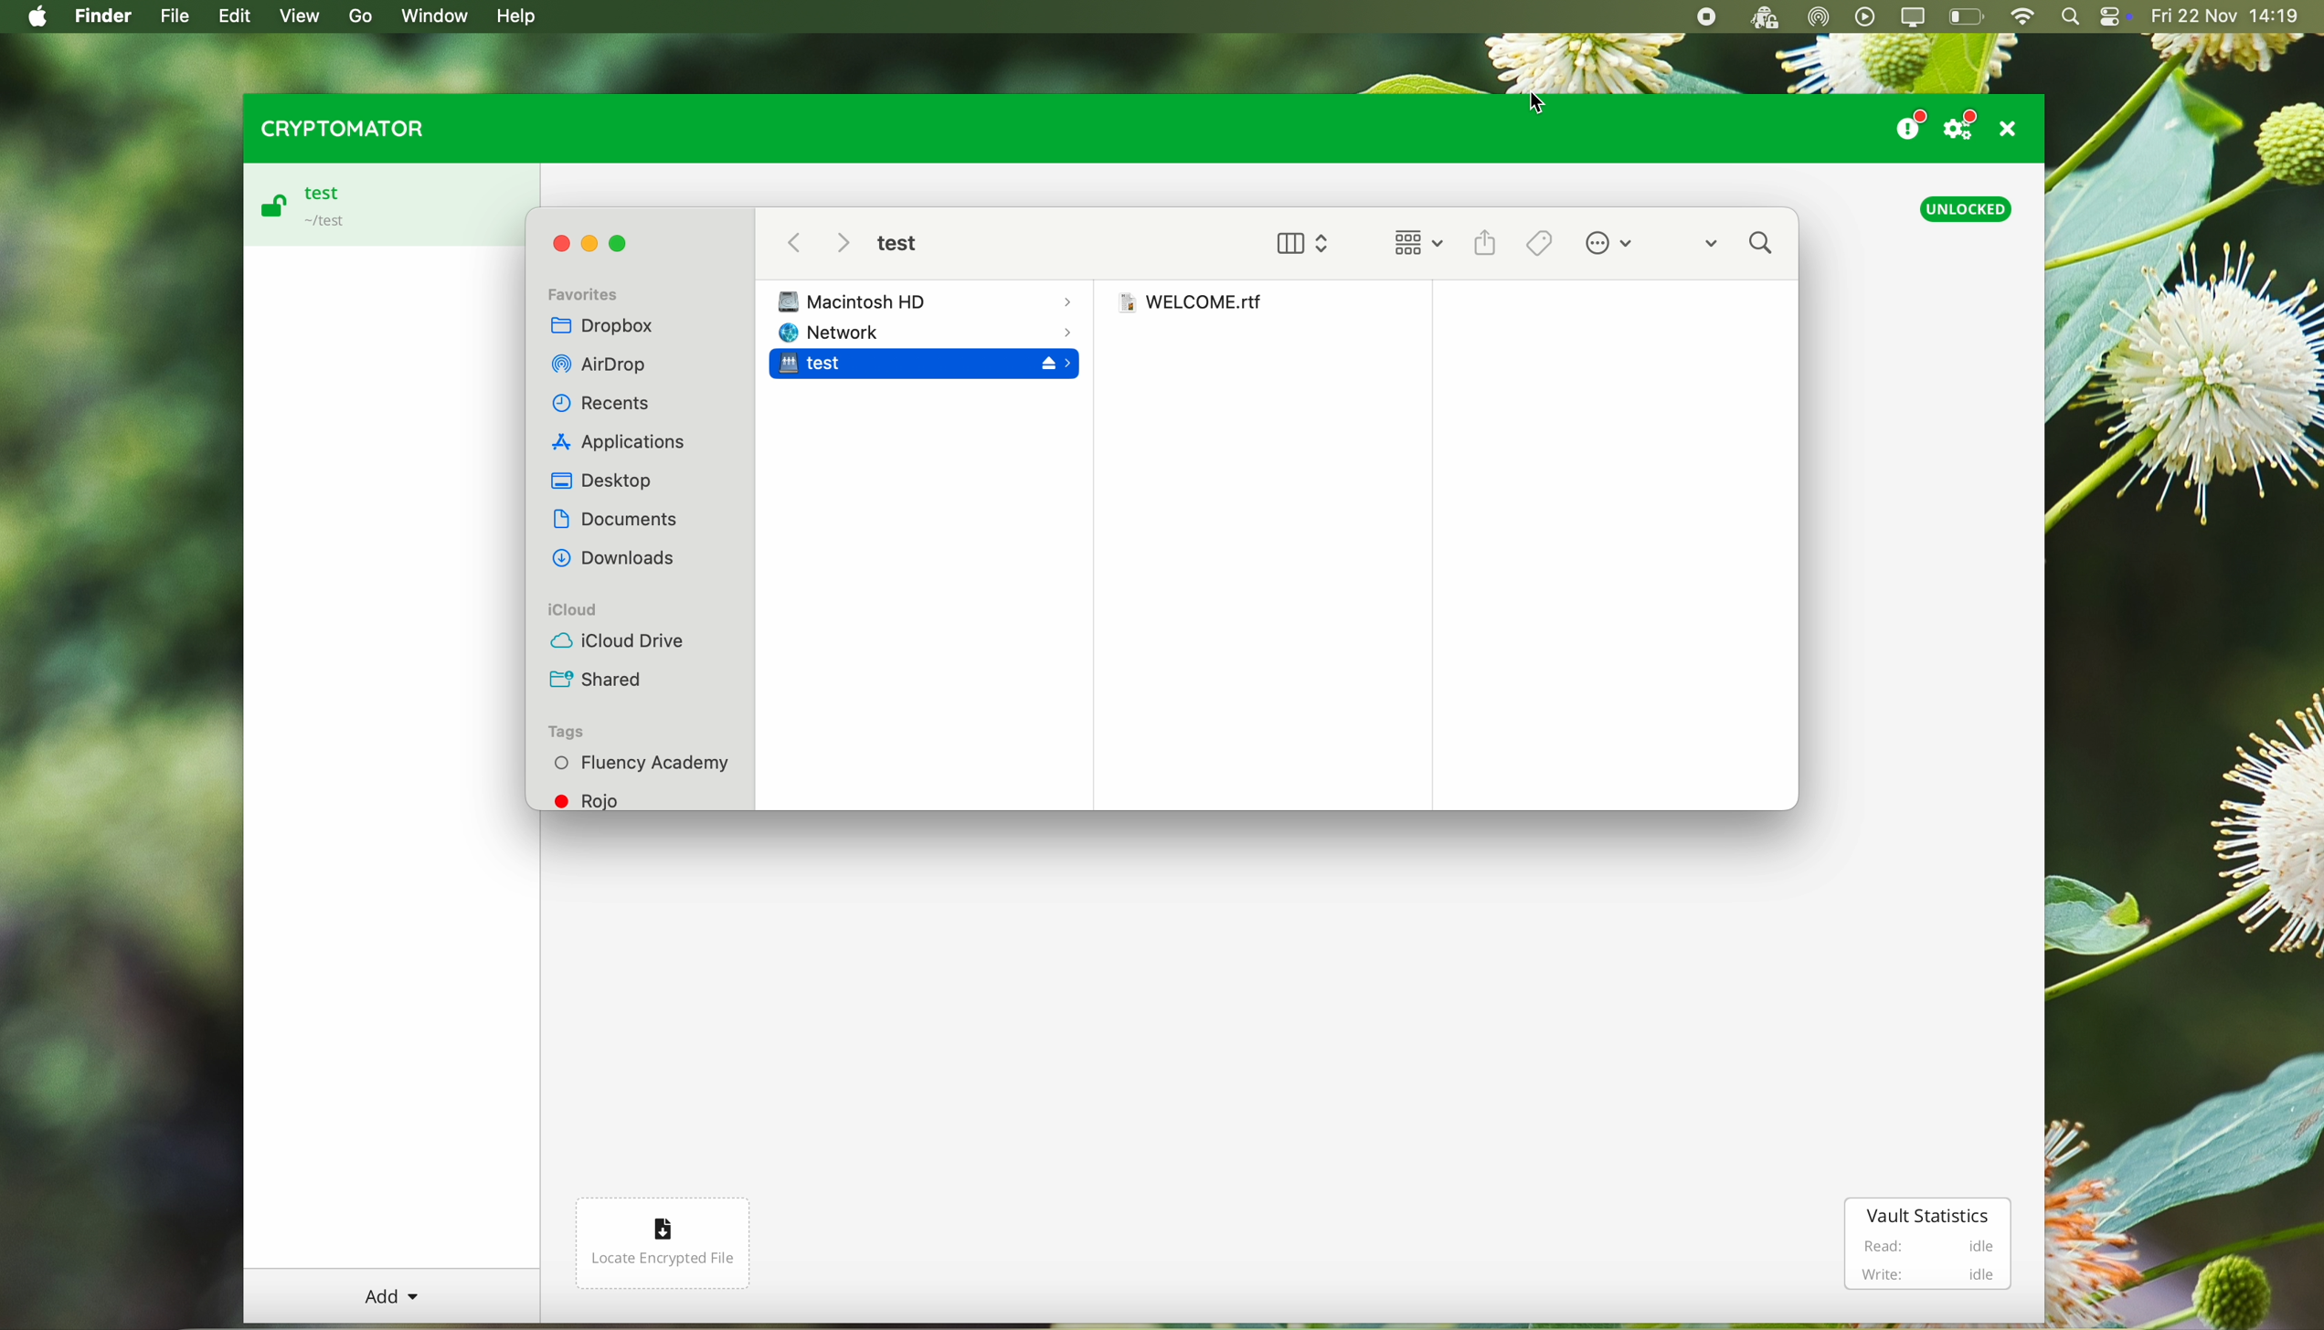 The width and height of the screenshot is (2324, 1330). Describe the element at coordinates (1489, 243) in the screenshot. I see `share` at that location.